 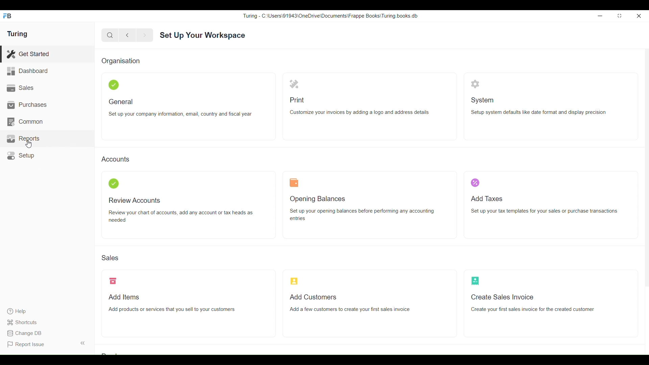 What do you see at coordinates (110, 258) in the screenshot?
I see `Sales` at bounding box center [110, 258].